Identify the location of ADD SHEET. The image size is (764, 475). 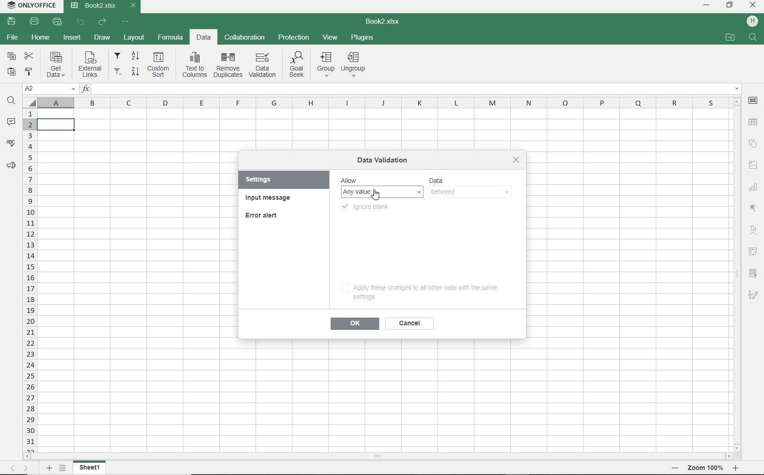
(49, 469).